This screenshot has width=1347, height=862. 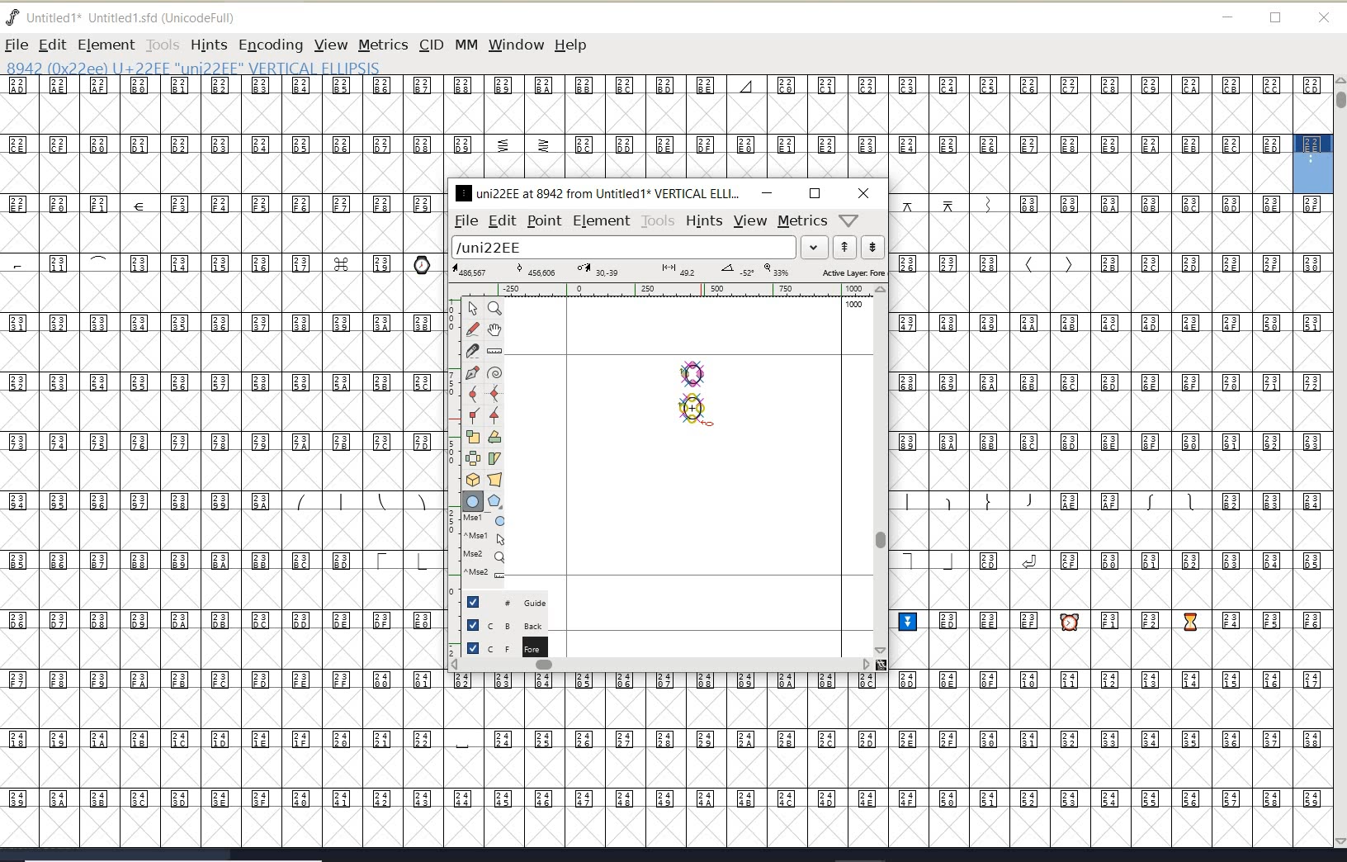 What do you see at coordinates (271, 45) in the screenshot?
I see `ENCODING` at bounding box center [271, 45].